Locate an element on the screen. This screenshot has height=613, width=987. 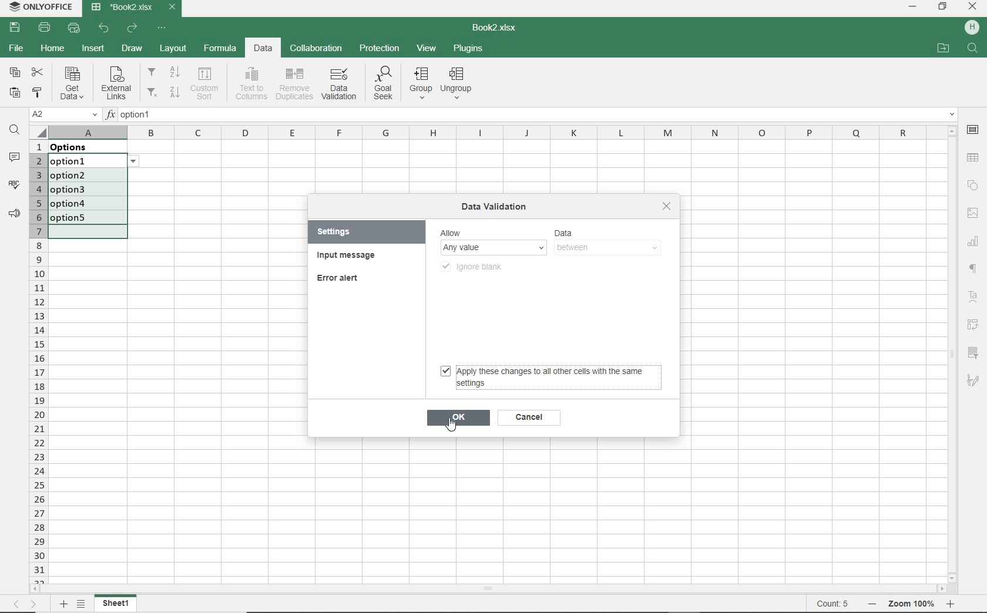
VIEW is located at coordinates (427, 48).